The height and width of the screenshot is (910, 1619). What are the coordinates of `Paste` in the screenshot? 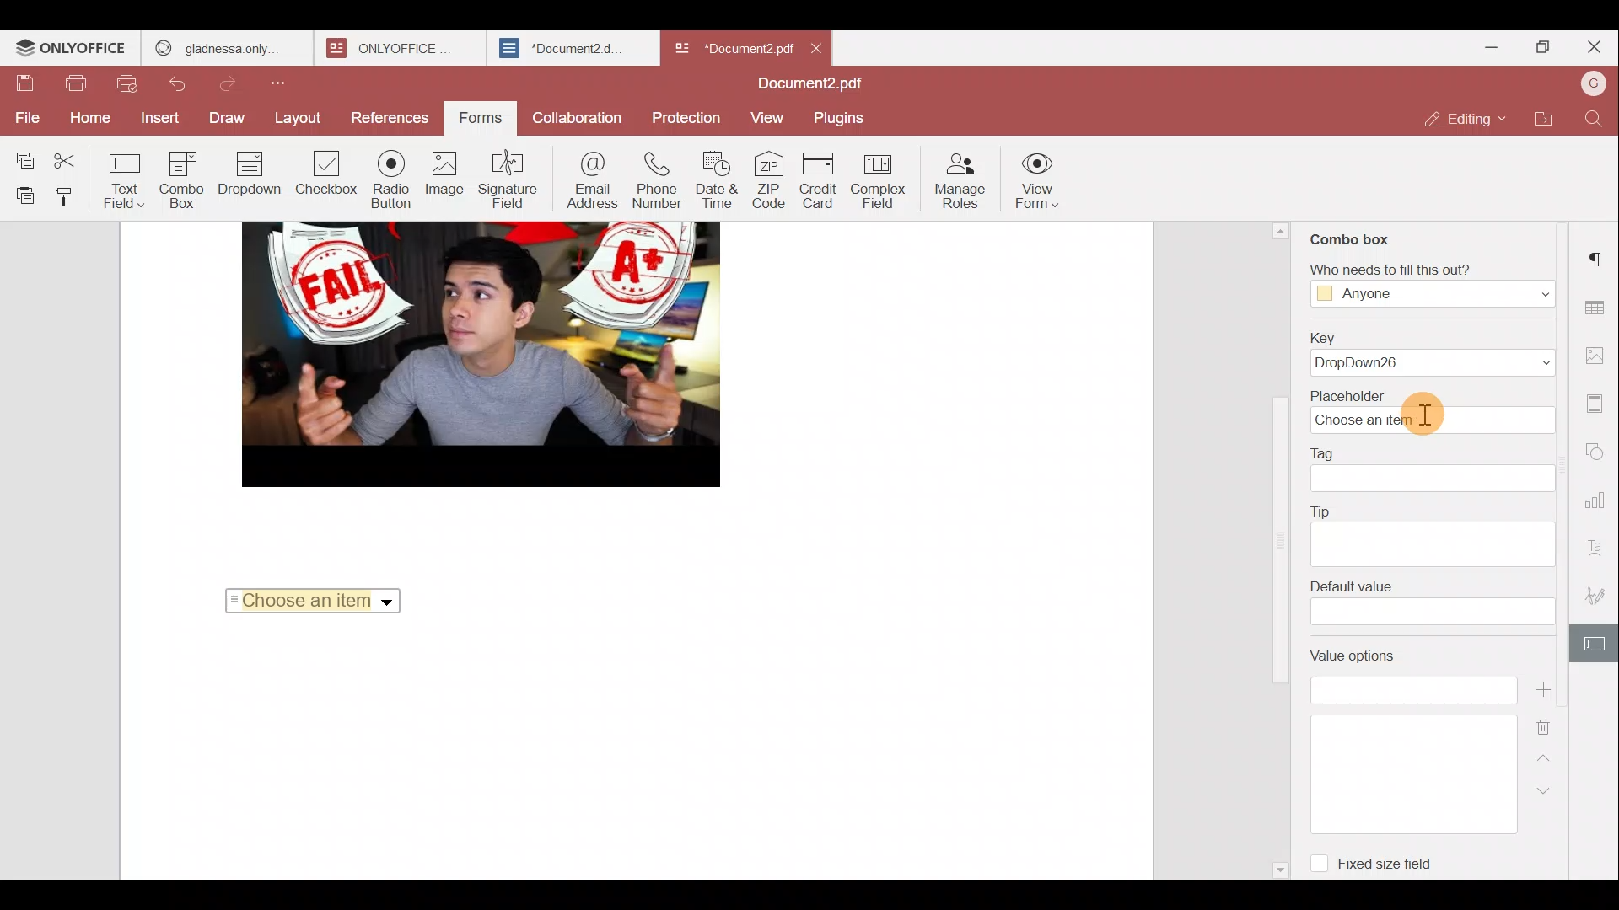 It's located at (22, 195).